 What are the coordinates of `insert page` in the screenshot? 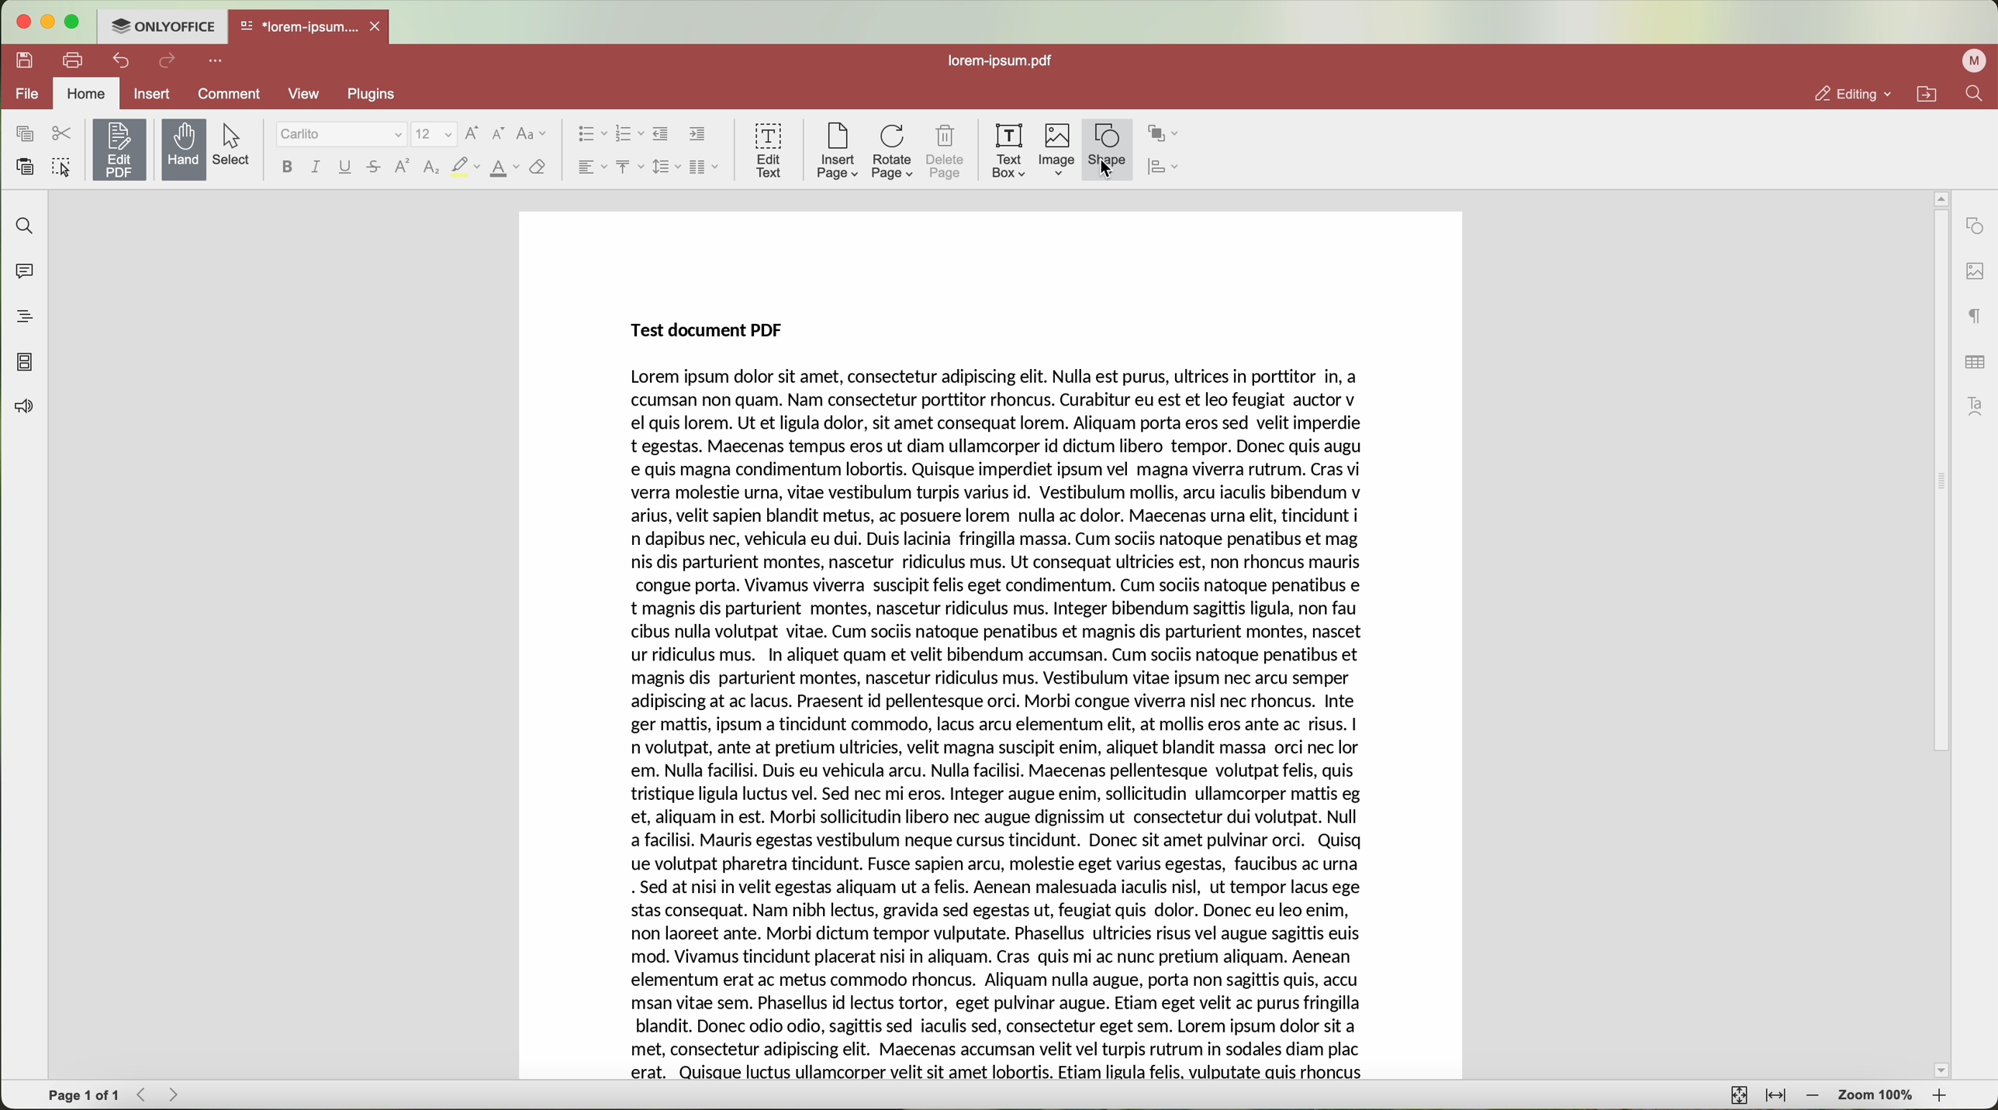 It's located at (835, 151).